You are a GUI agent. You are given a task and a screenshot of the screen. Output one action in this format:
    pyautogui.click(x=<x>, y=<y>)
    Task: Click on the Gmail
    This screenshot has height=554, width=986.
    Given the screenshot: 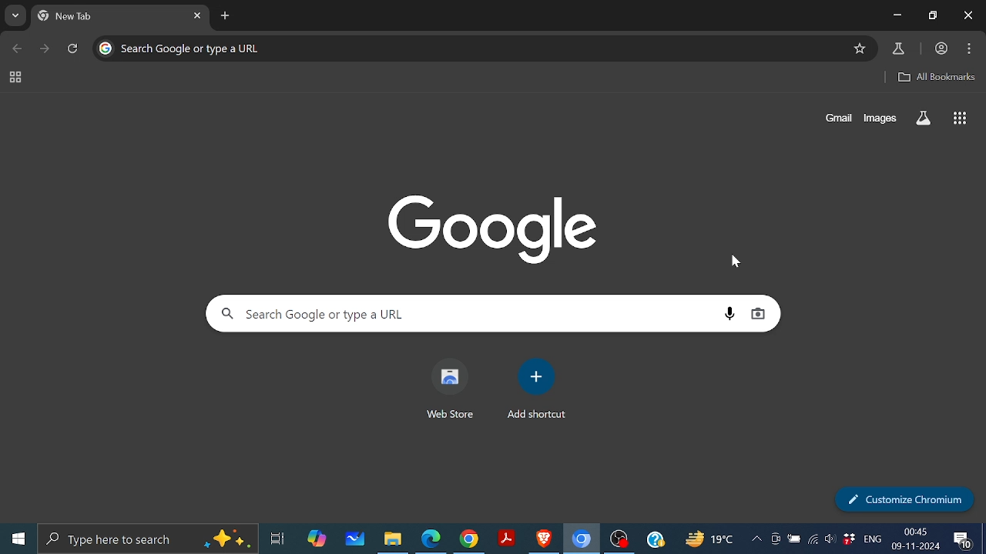 What is the action you would take?
    pyautogui.click(x=837, y=118)
    